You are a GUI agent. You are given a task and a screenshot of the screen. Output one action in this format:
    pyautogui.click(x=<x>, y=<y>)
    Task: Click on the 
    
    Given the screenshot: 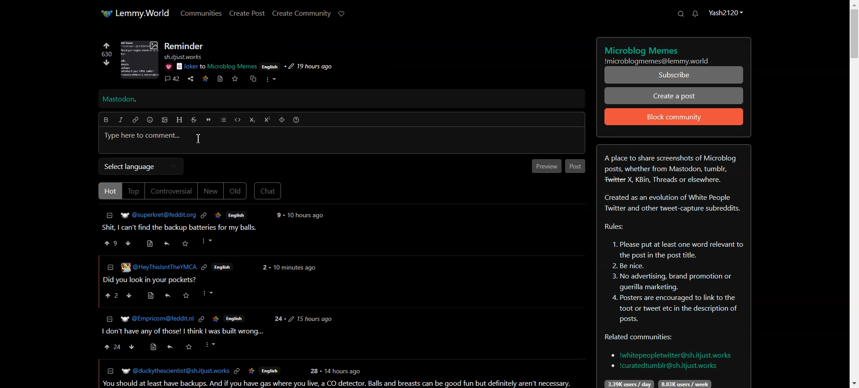 What is the action you would take?
    pyautogui.click(x=234, y=318)
    